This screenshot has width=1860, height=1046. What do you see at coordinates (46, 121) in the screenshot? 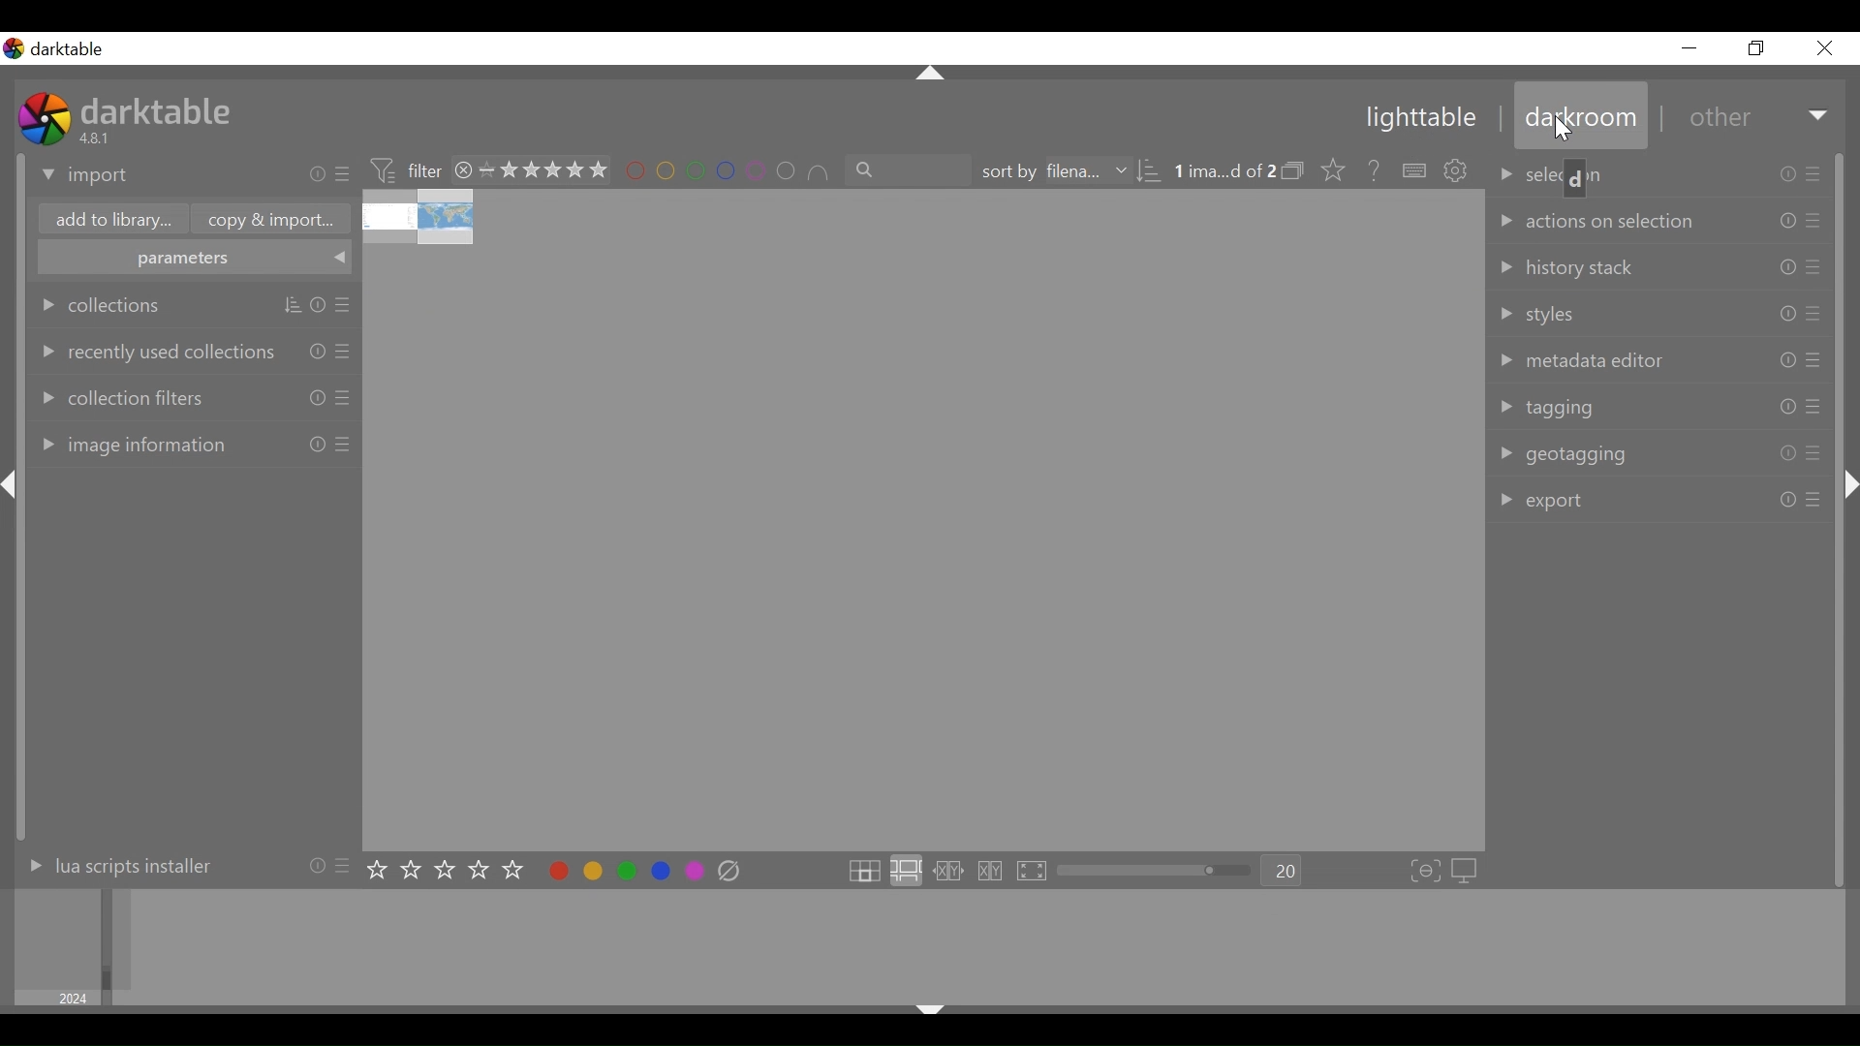
I see `Darktable Desktop Icon` at bounding box center [46, 121].